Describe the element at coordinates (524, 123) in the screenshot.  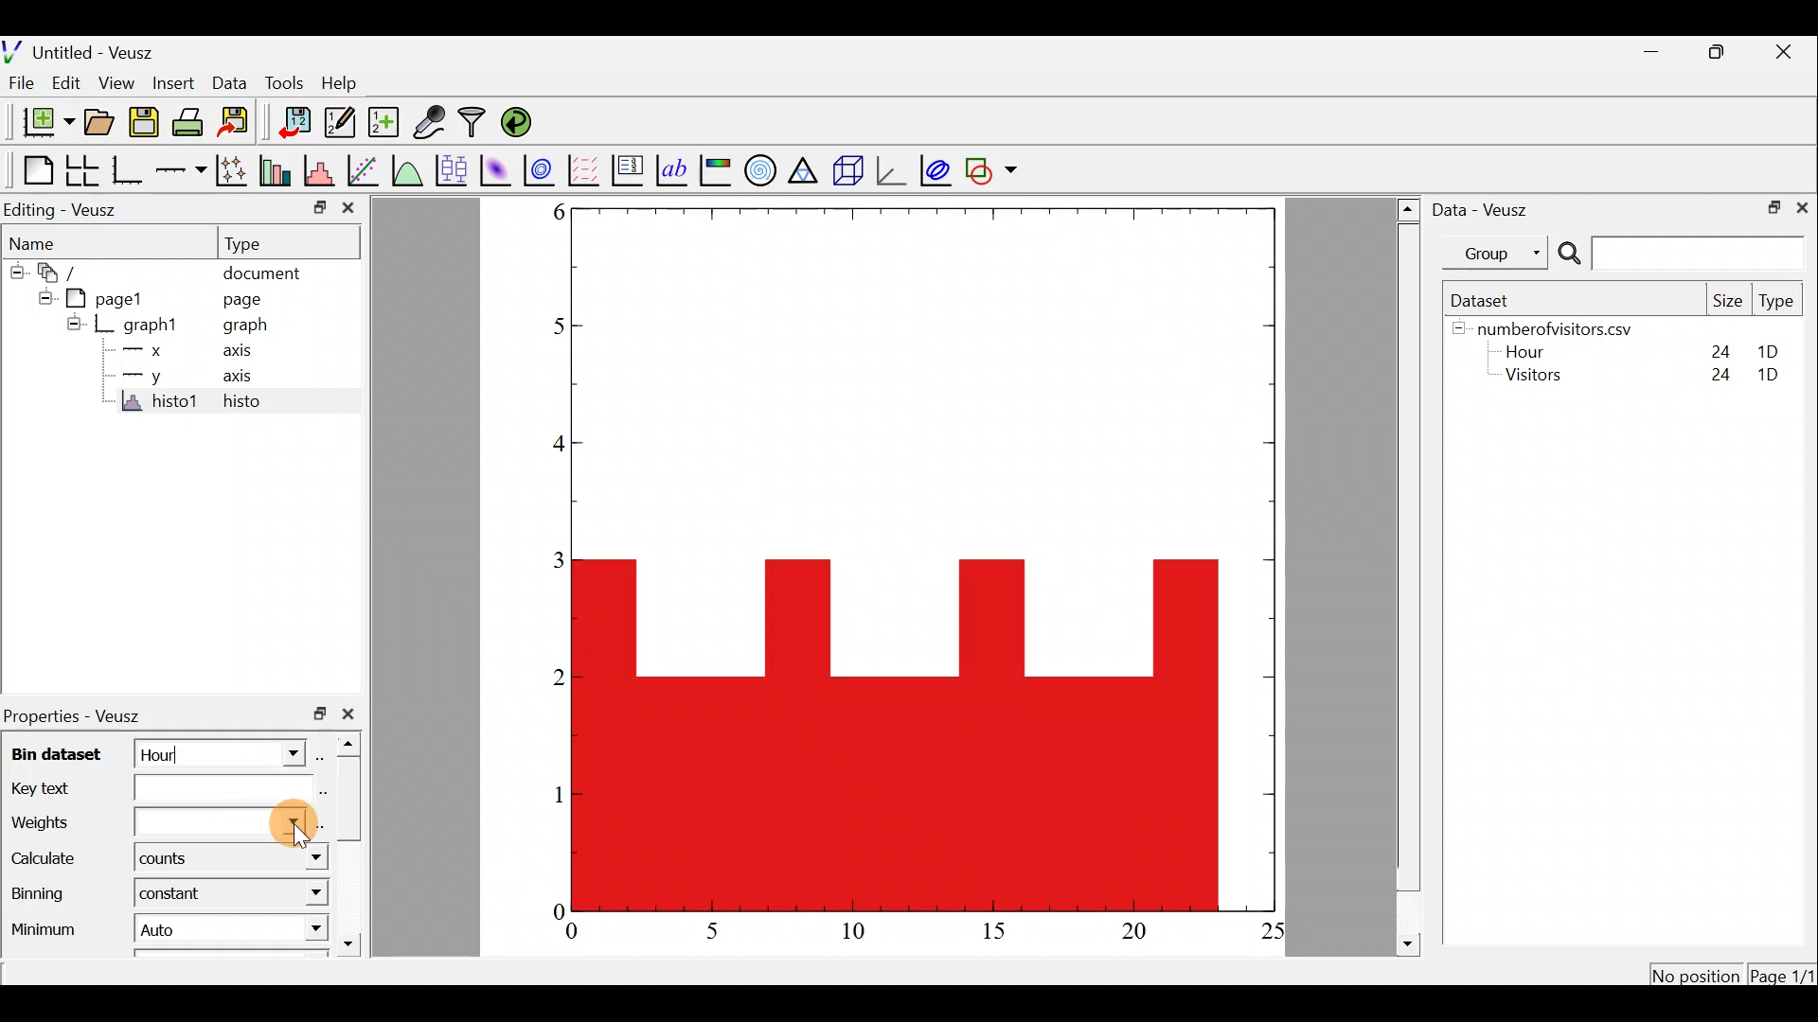
I see `reload linked datasets` at that location.